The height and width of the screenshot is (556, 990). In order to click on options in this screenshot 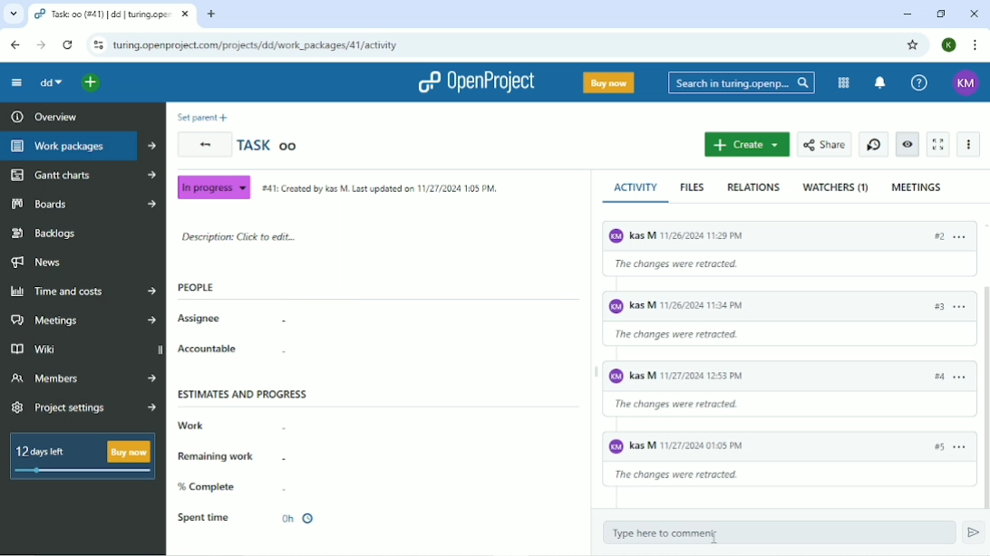, I will do `click(958, 373)`.